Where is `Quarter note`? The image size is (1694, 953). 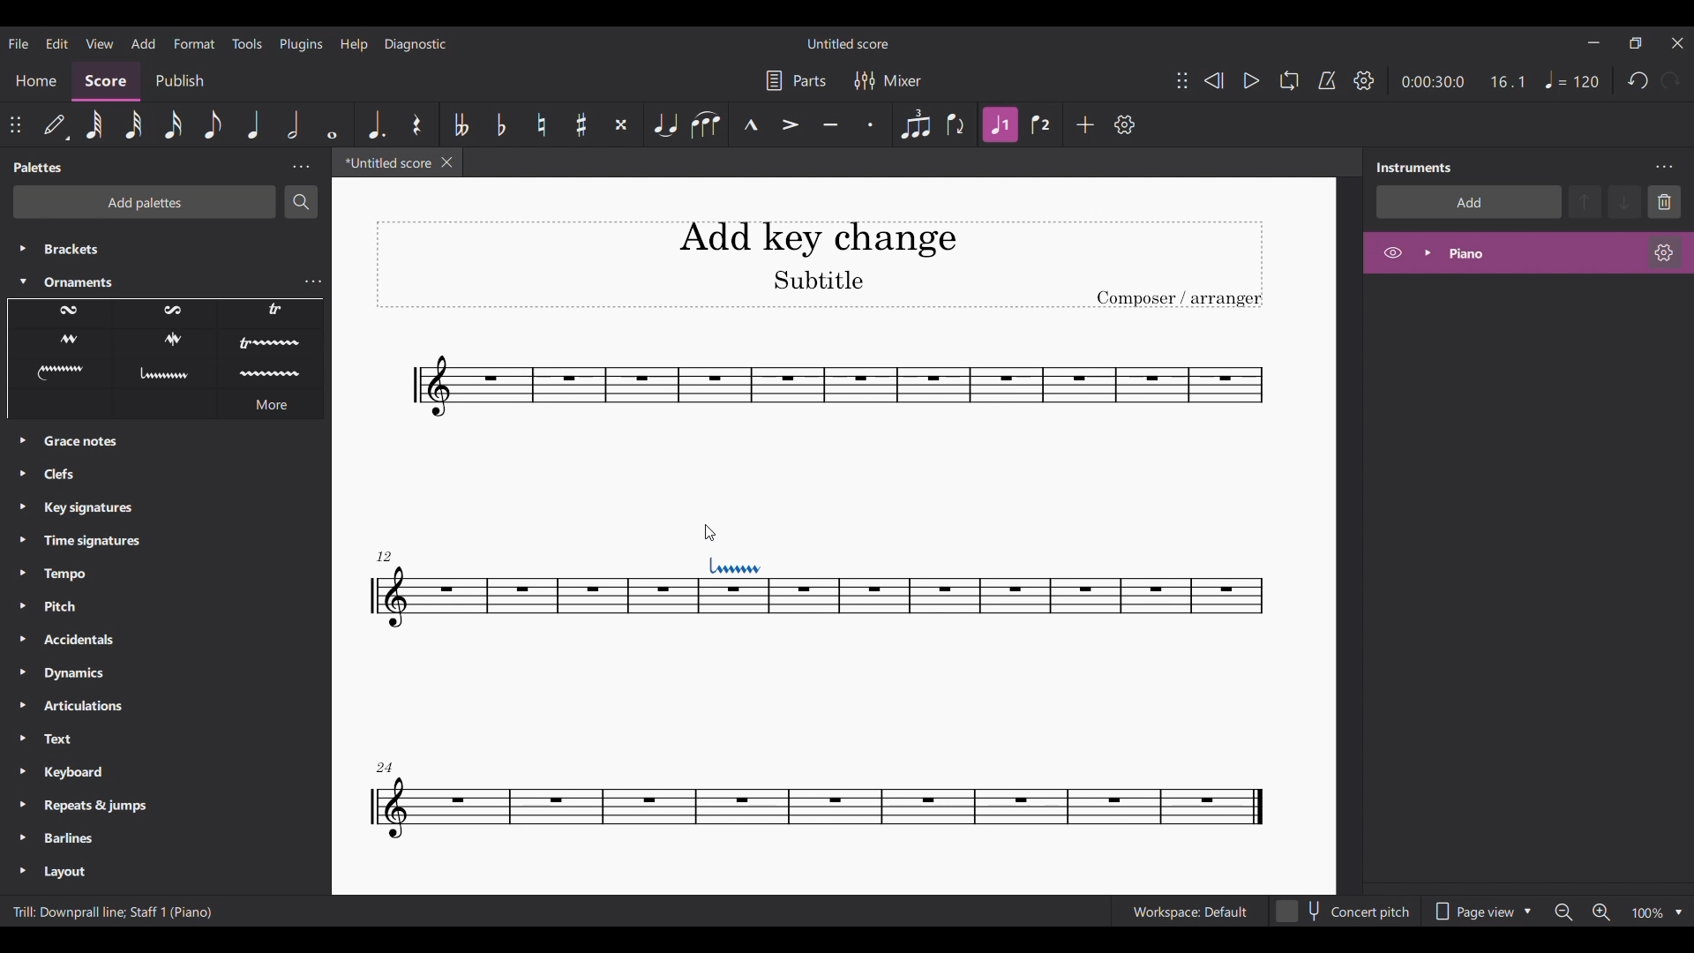
Quarter note is located at coordinates (254, 124).